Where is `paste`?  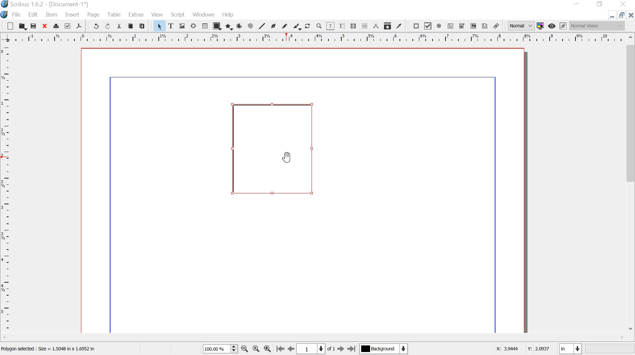 paste is located at coordinates (144, 26).